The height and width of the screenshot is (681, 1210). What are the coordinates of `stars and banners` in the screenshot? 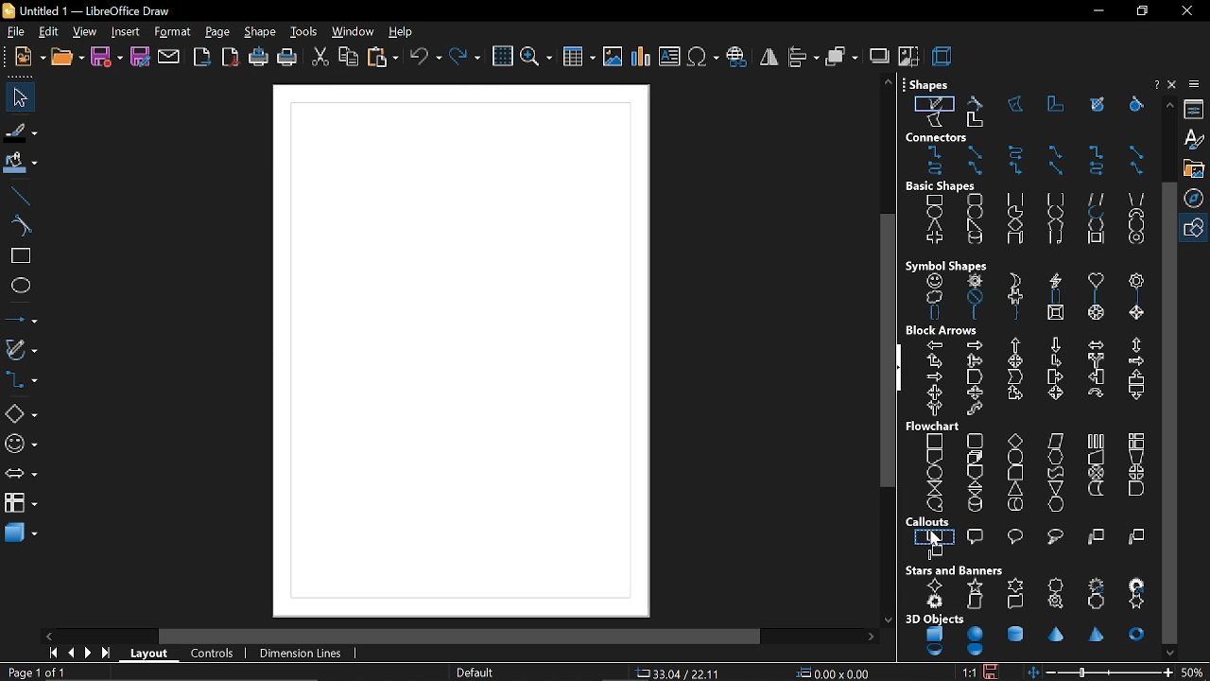 It's located at (956, 570).